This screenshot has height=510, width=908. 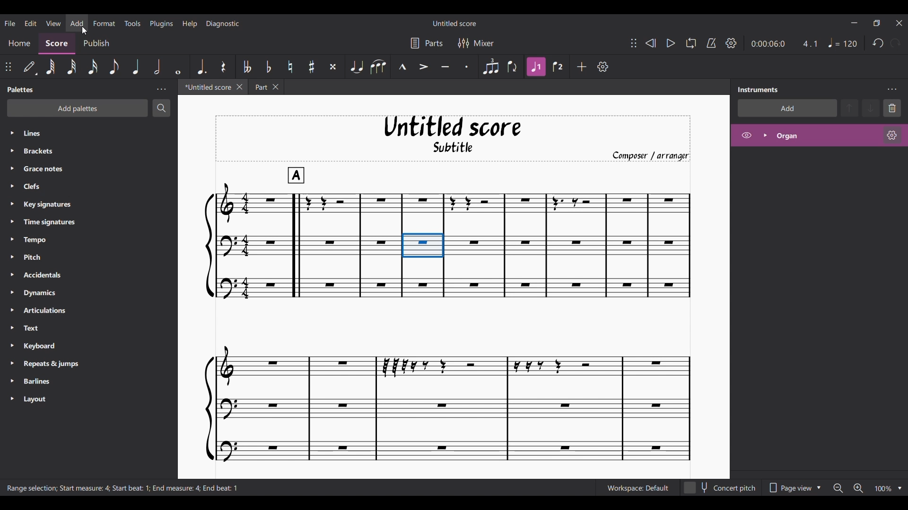 I want to click on Default, so click(x=30, y=67).